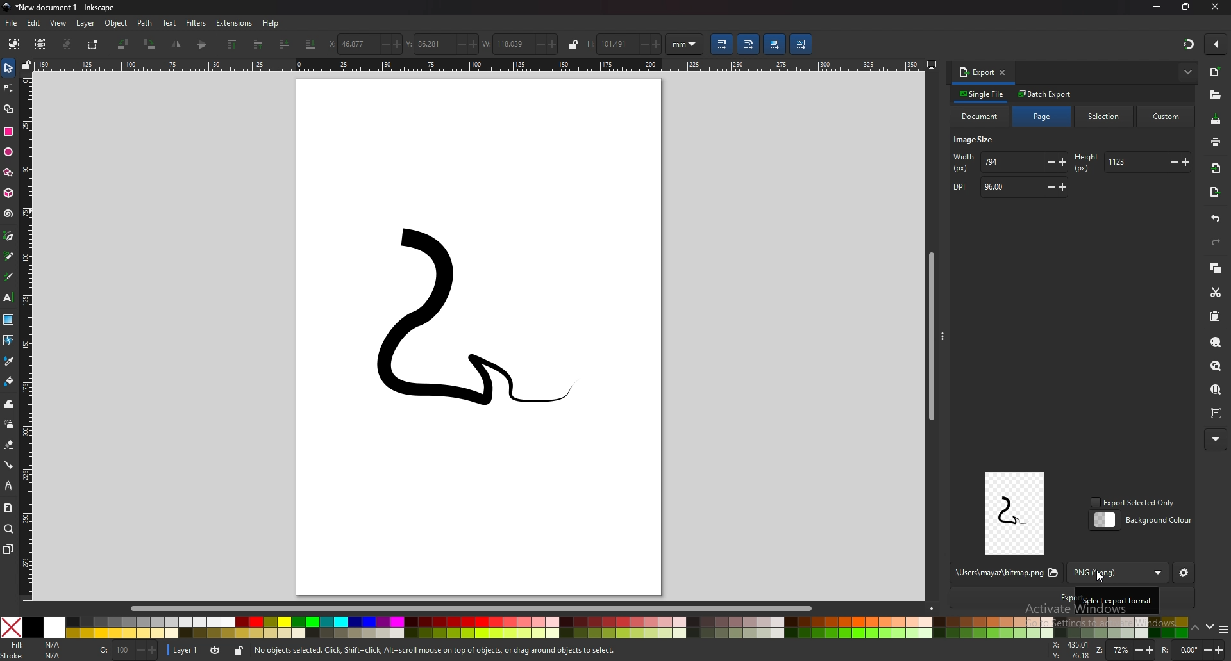 This screenshot has height=661, width=1231. Describe the element at coordinates (9, 361) in the screenshot. I see `dropper` at that location.